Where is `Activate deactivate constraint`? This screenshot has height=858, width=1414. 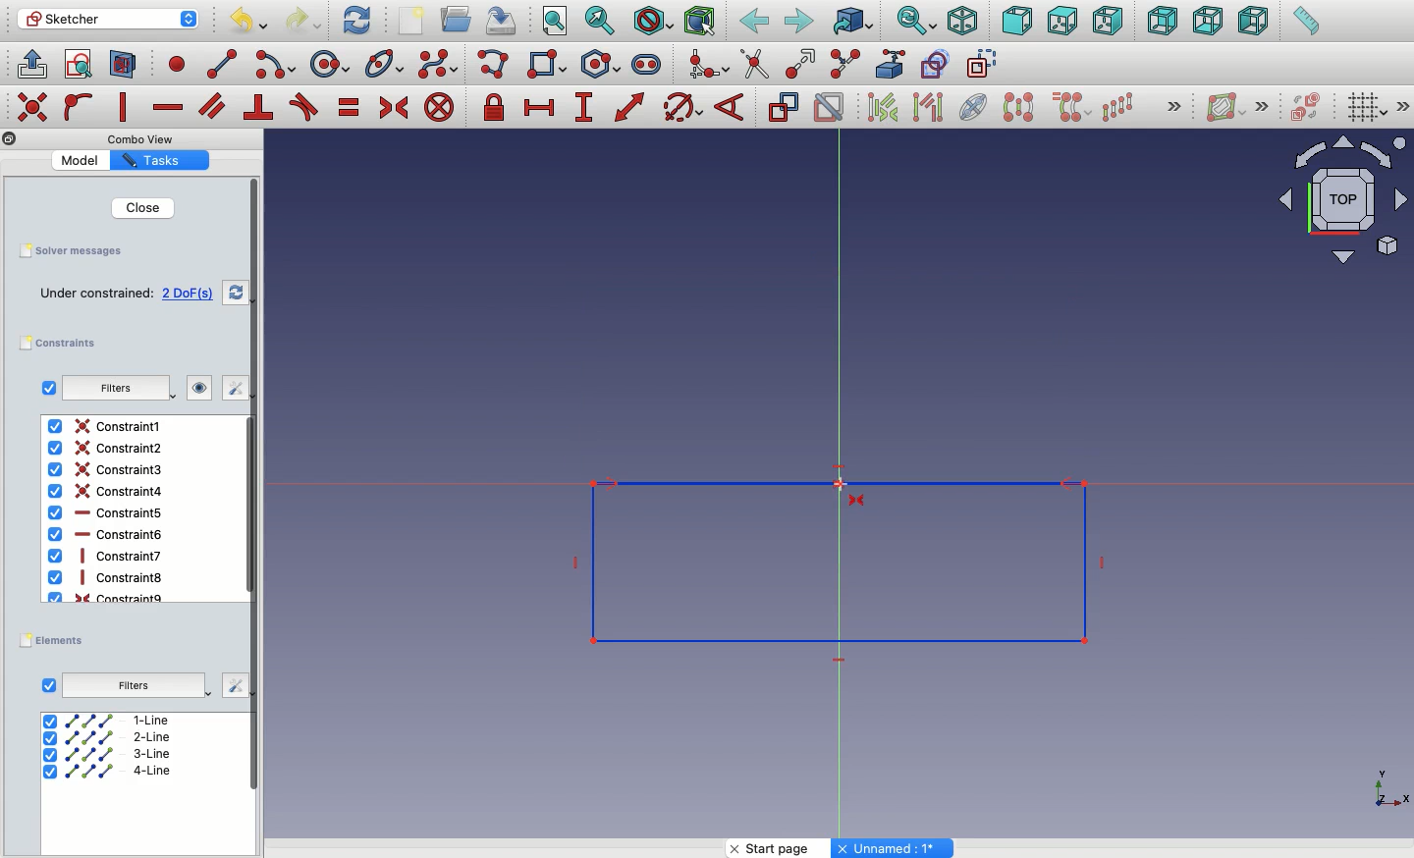
Activate deactivate constraint is located at coordinates (830, 109).